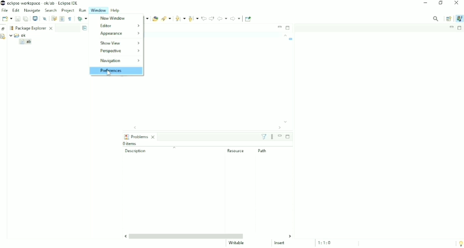 The width and height of the screenshot is (464, 248). What do you see at coordinates (460, 28) in the screenshot?
I see `Maximize` at bounding box center [460, 28].